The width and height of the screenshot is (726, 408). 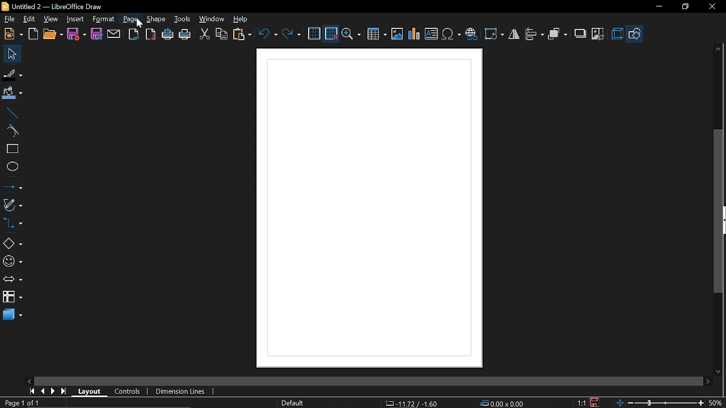 I want to click on Move up, so click(x=720, y=49).